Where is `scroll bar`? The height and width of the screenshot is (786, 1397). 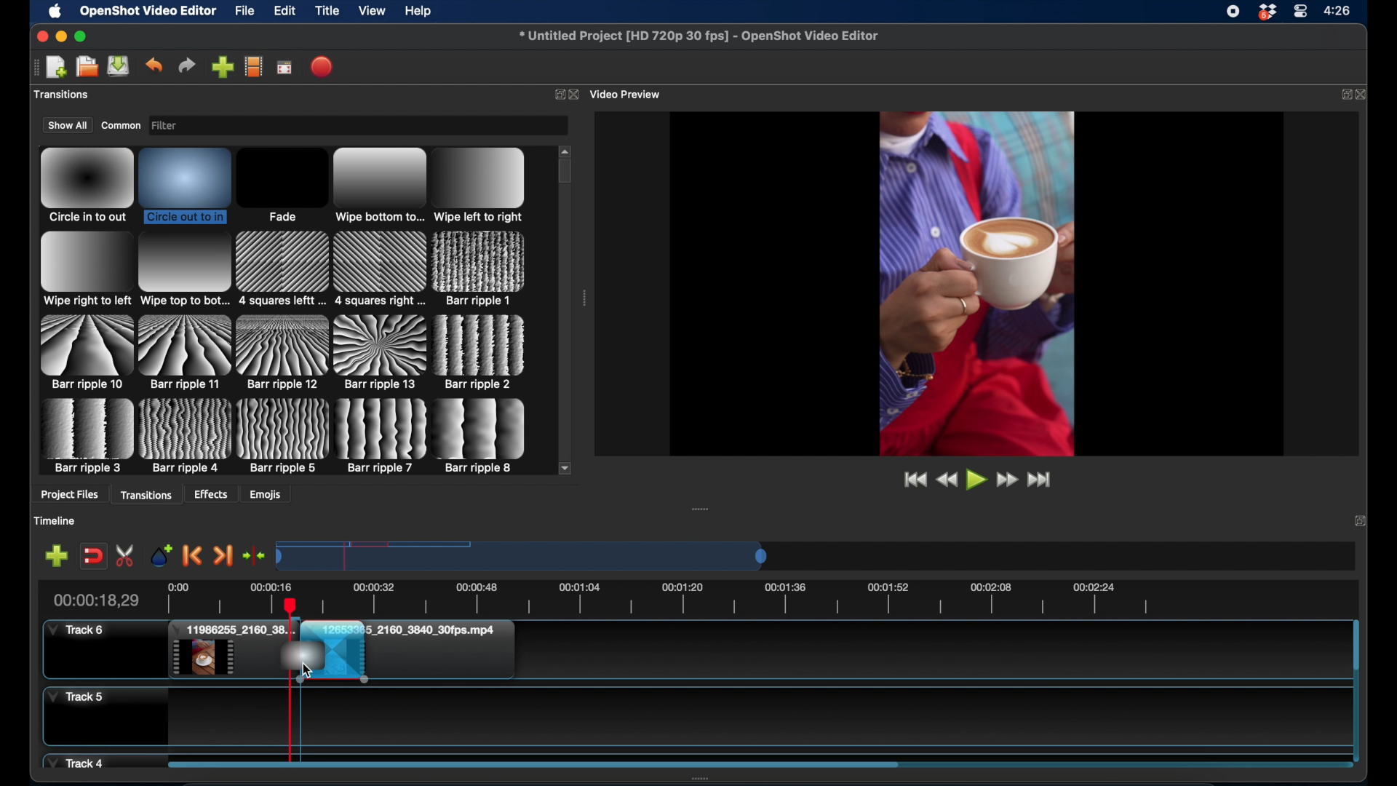 scroll bar is located at coordinates (533, 763).